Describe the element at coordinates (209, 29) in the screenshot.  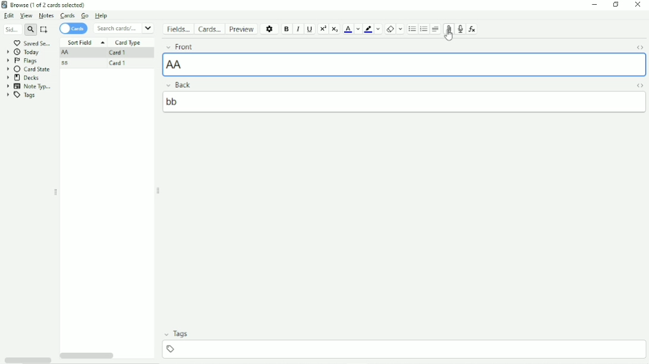
I see `Cards` at that location.